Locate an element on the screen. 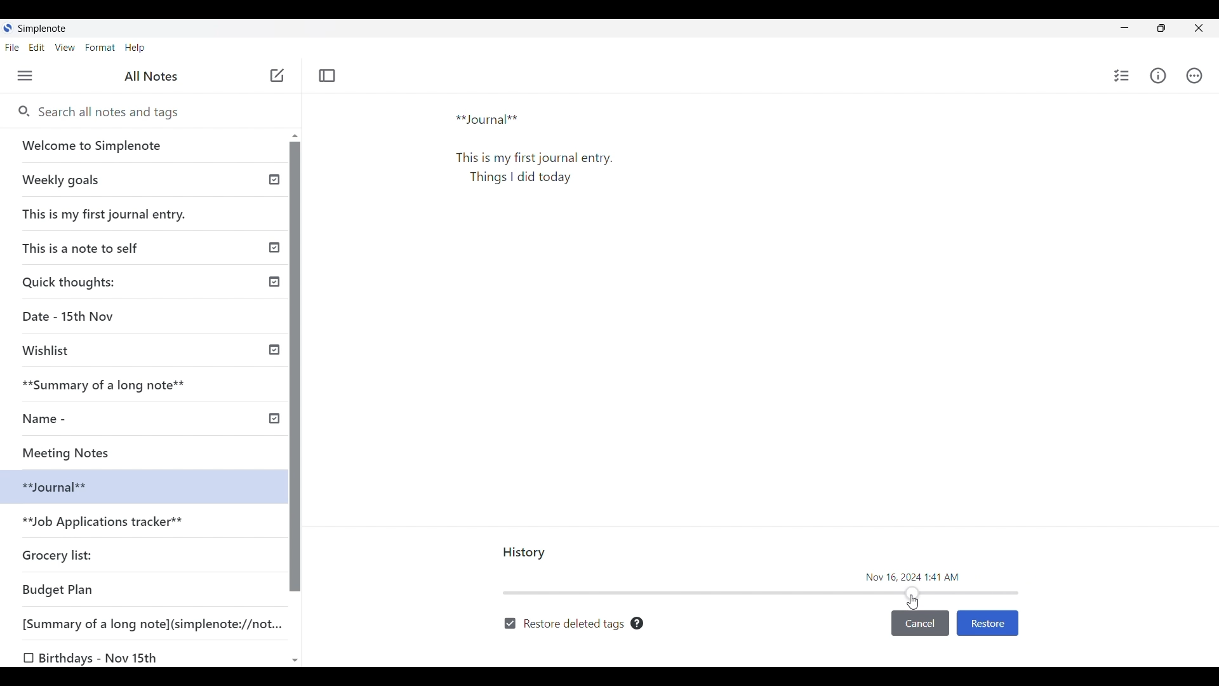 Image resolution: width=1219 pixels, height=686 pixels. Cursor sliding the header along the slider is located at coordinates (913, 602).